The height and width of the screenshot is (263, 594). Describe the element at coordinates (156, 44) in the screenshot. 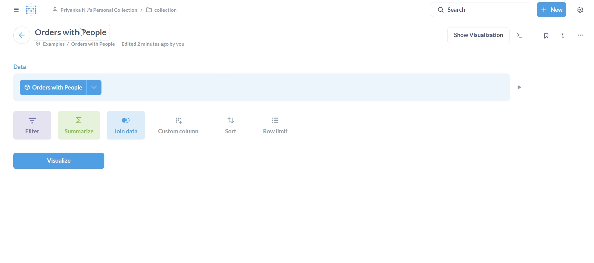

I see `edited 2 minutes ago` at that location.